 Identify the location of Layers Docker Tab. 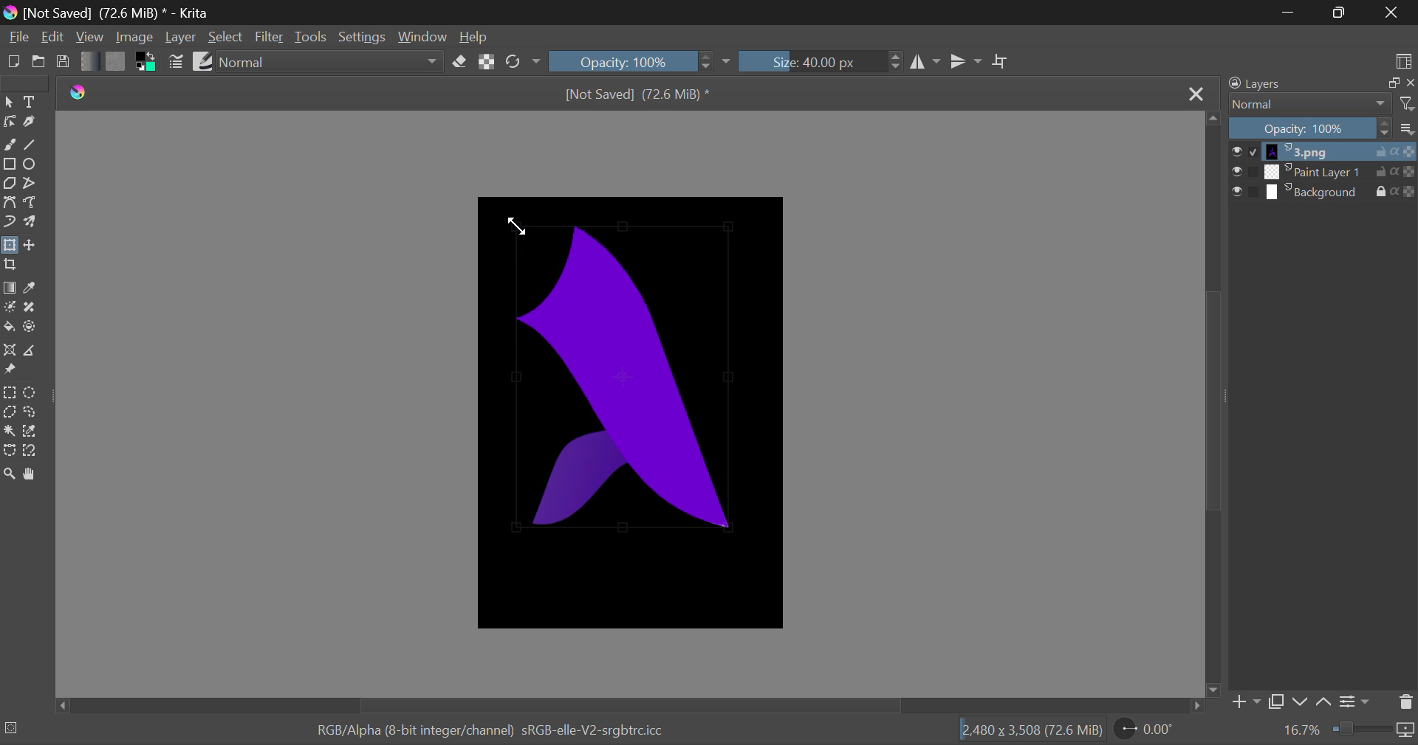
(1261, 84).